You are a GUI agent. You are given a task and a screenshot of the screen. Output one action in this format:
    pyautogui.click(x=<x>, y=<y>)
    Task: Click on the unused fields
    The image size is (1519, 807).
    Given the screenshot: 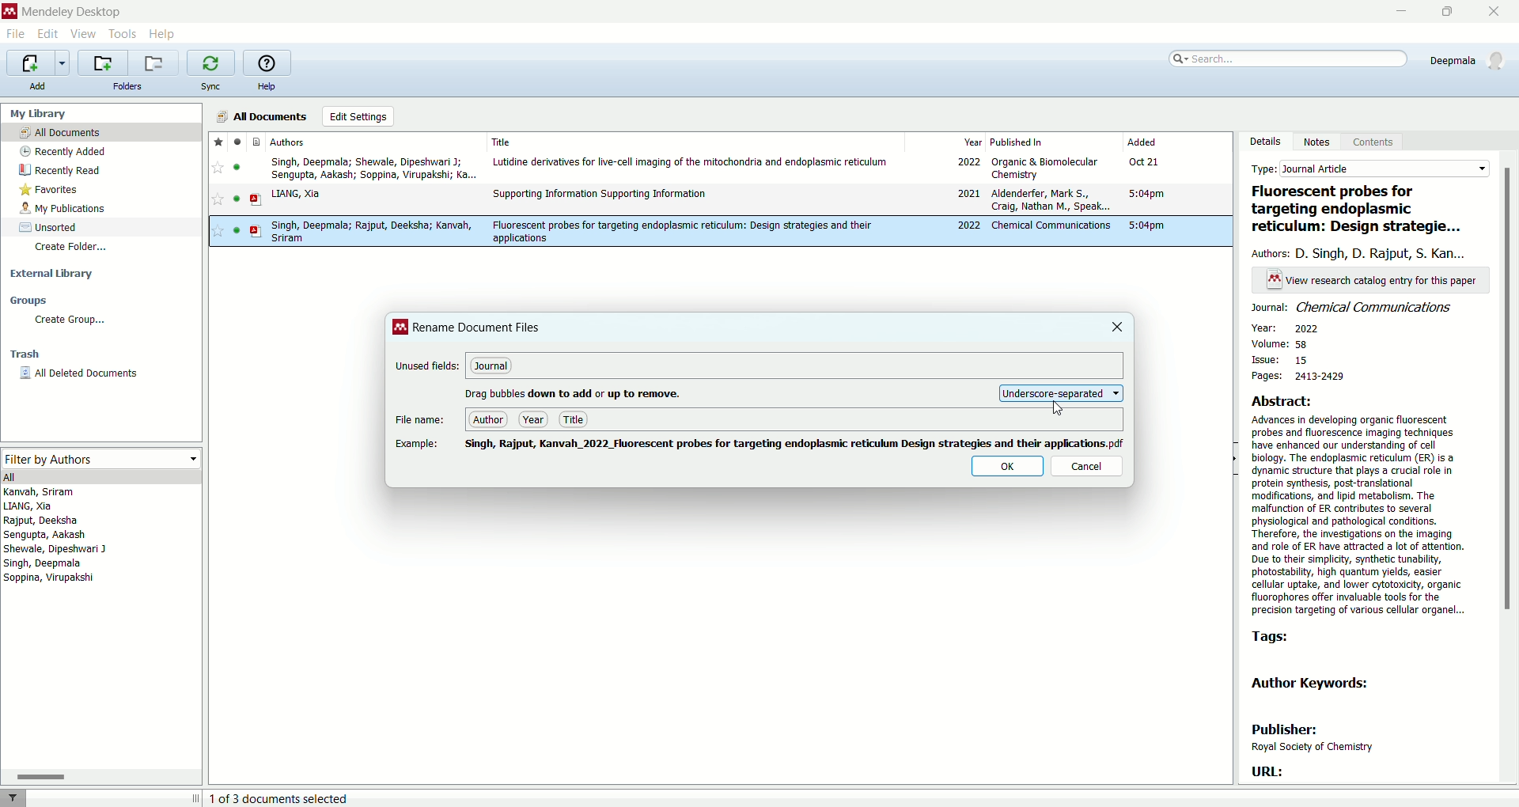 What is the action you would take?
    pyautogui.click(x=428, y=366)
    